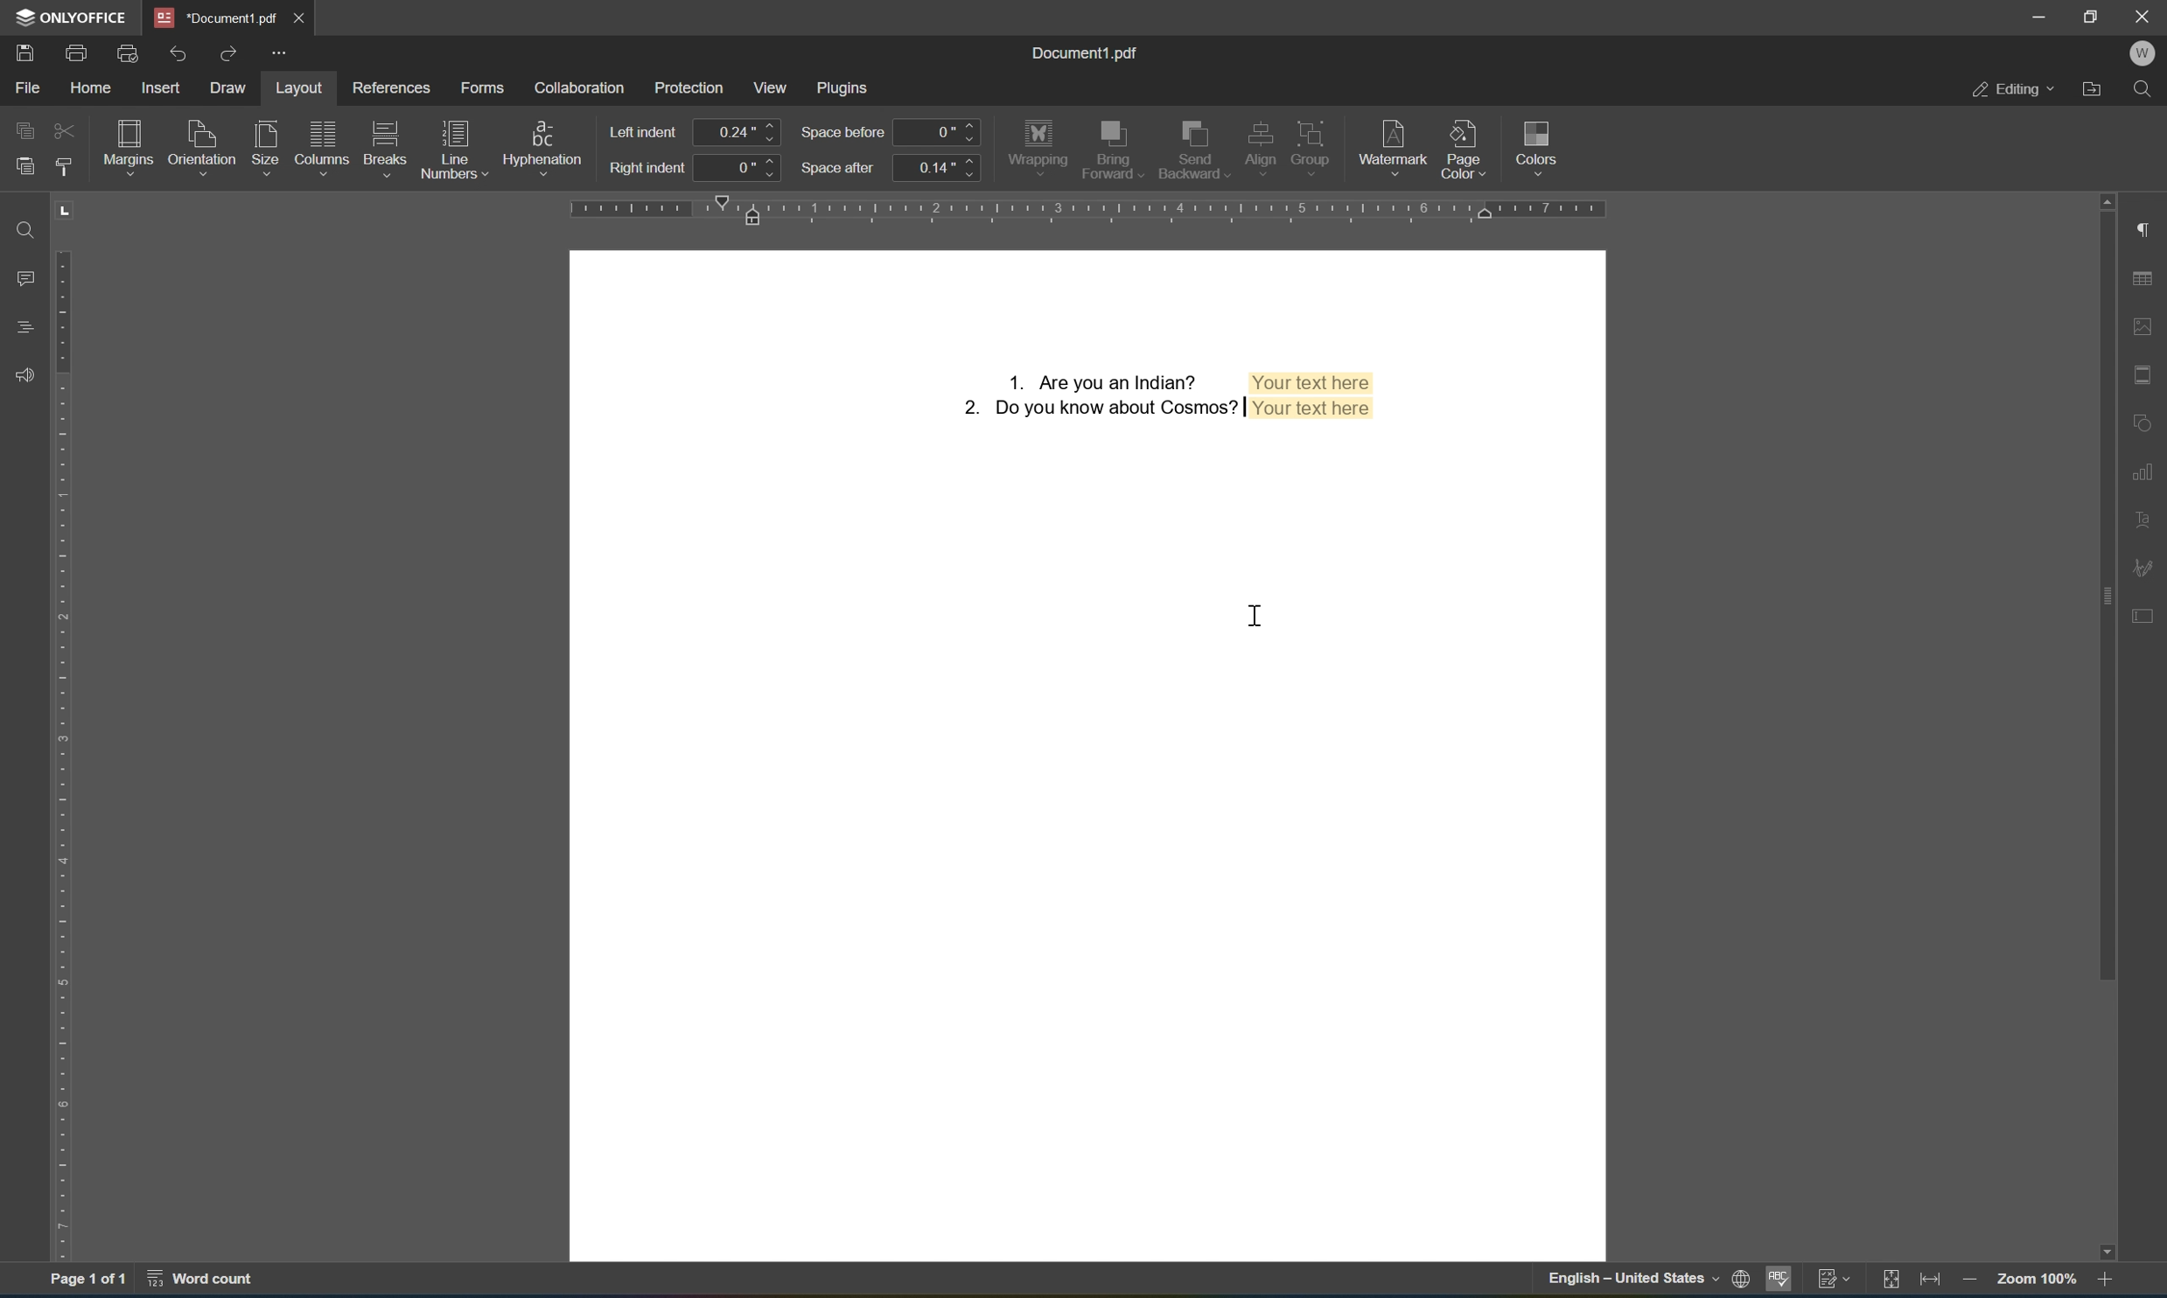 The height and width of the screenshot is (1298, 2167). Describe the element at coordinates (27, 129) in the screenshot. I see `copy` at that location.